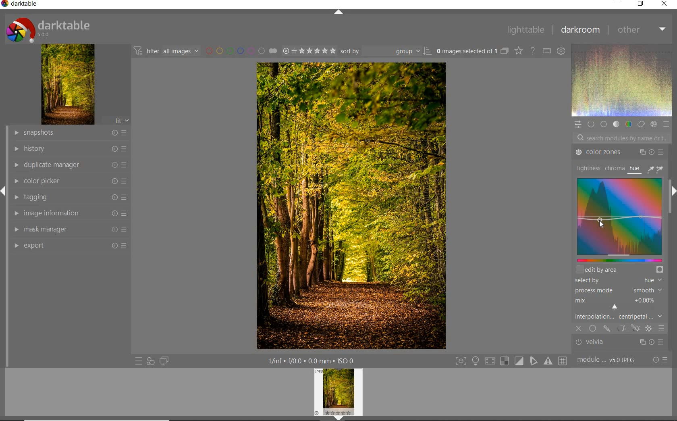  I want to click on SYSTEM LOGO & NAME, so click(49, 29).